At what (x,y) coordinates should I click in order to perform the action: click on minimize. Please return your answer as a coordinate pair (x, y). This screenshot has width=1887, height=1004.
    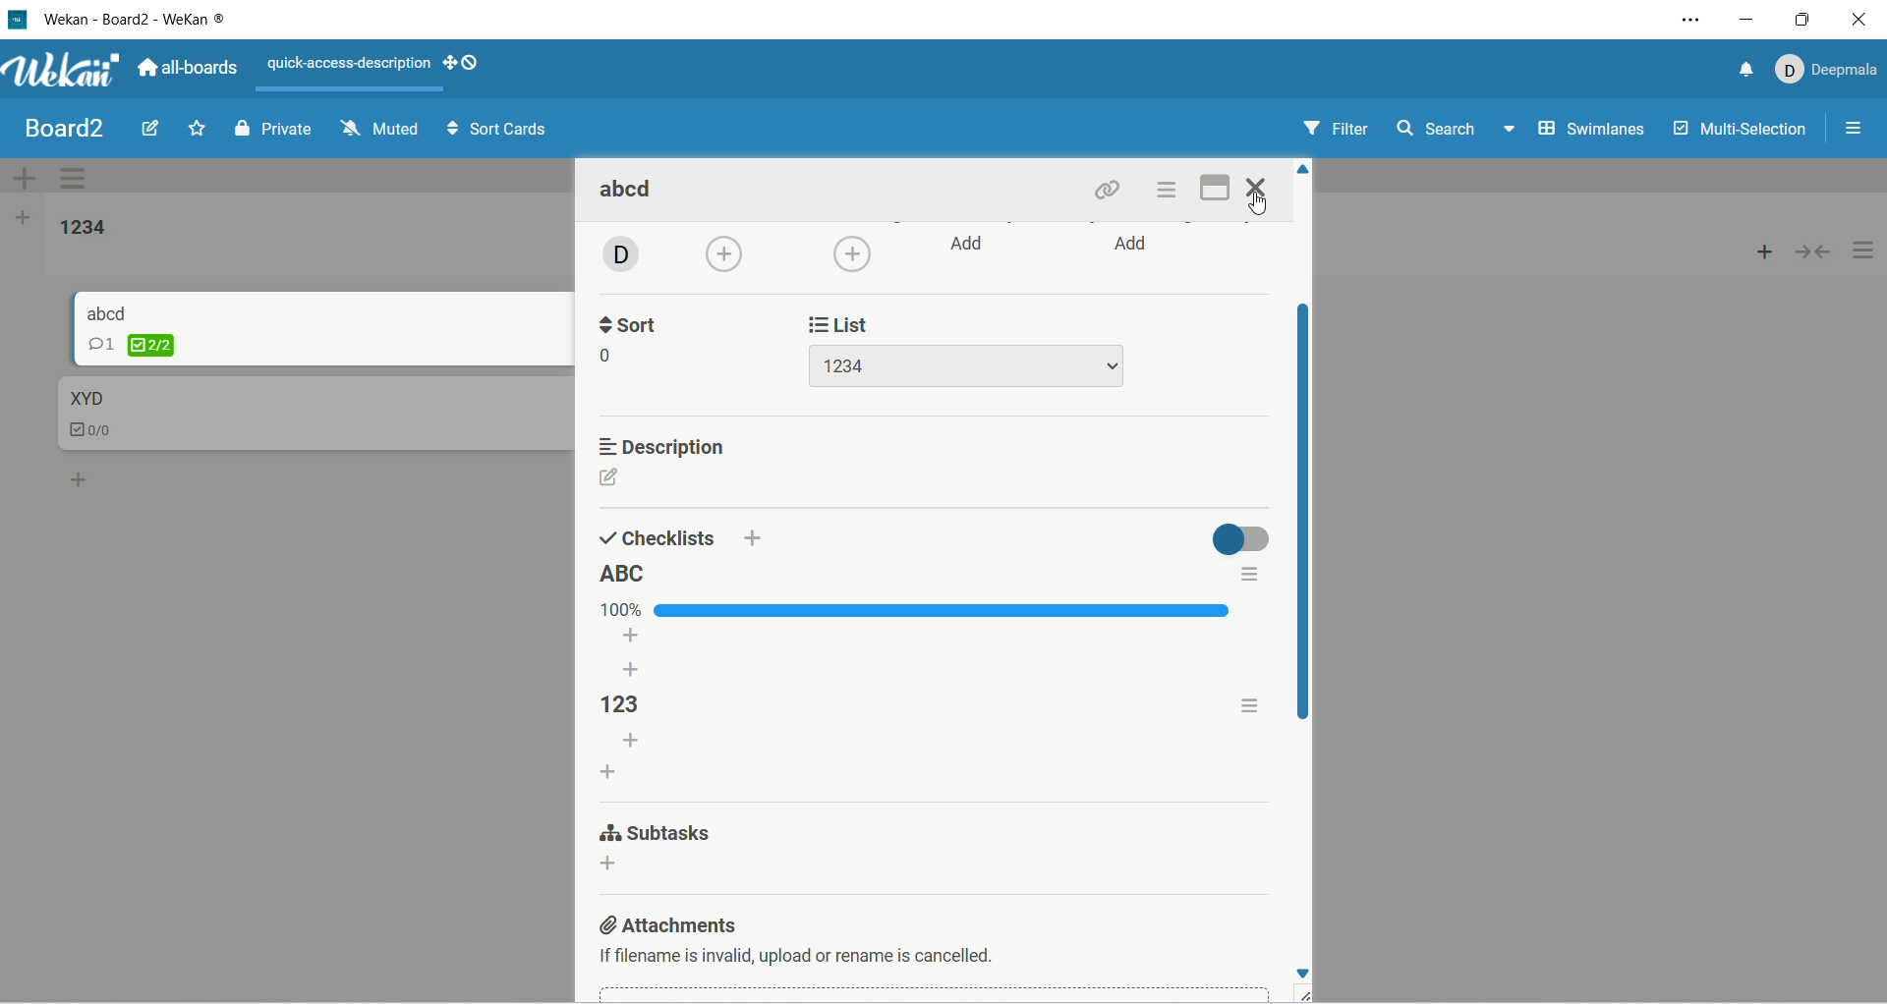
    Looking at the image, I should click on (1750, 24).